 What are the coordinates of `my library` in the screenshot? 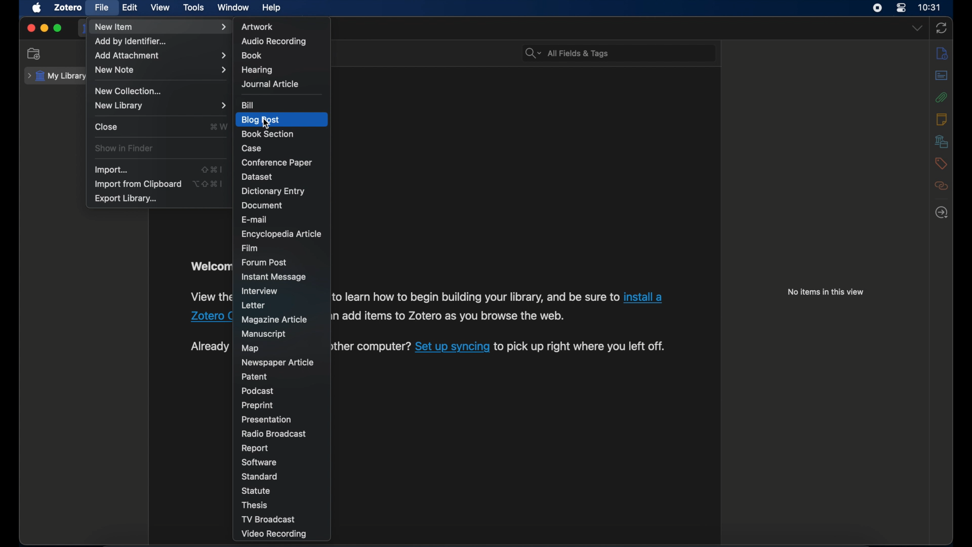 It's located at (58, 76).